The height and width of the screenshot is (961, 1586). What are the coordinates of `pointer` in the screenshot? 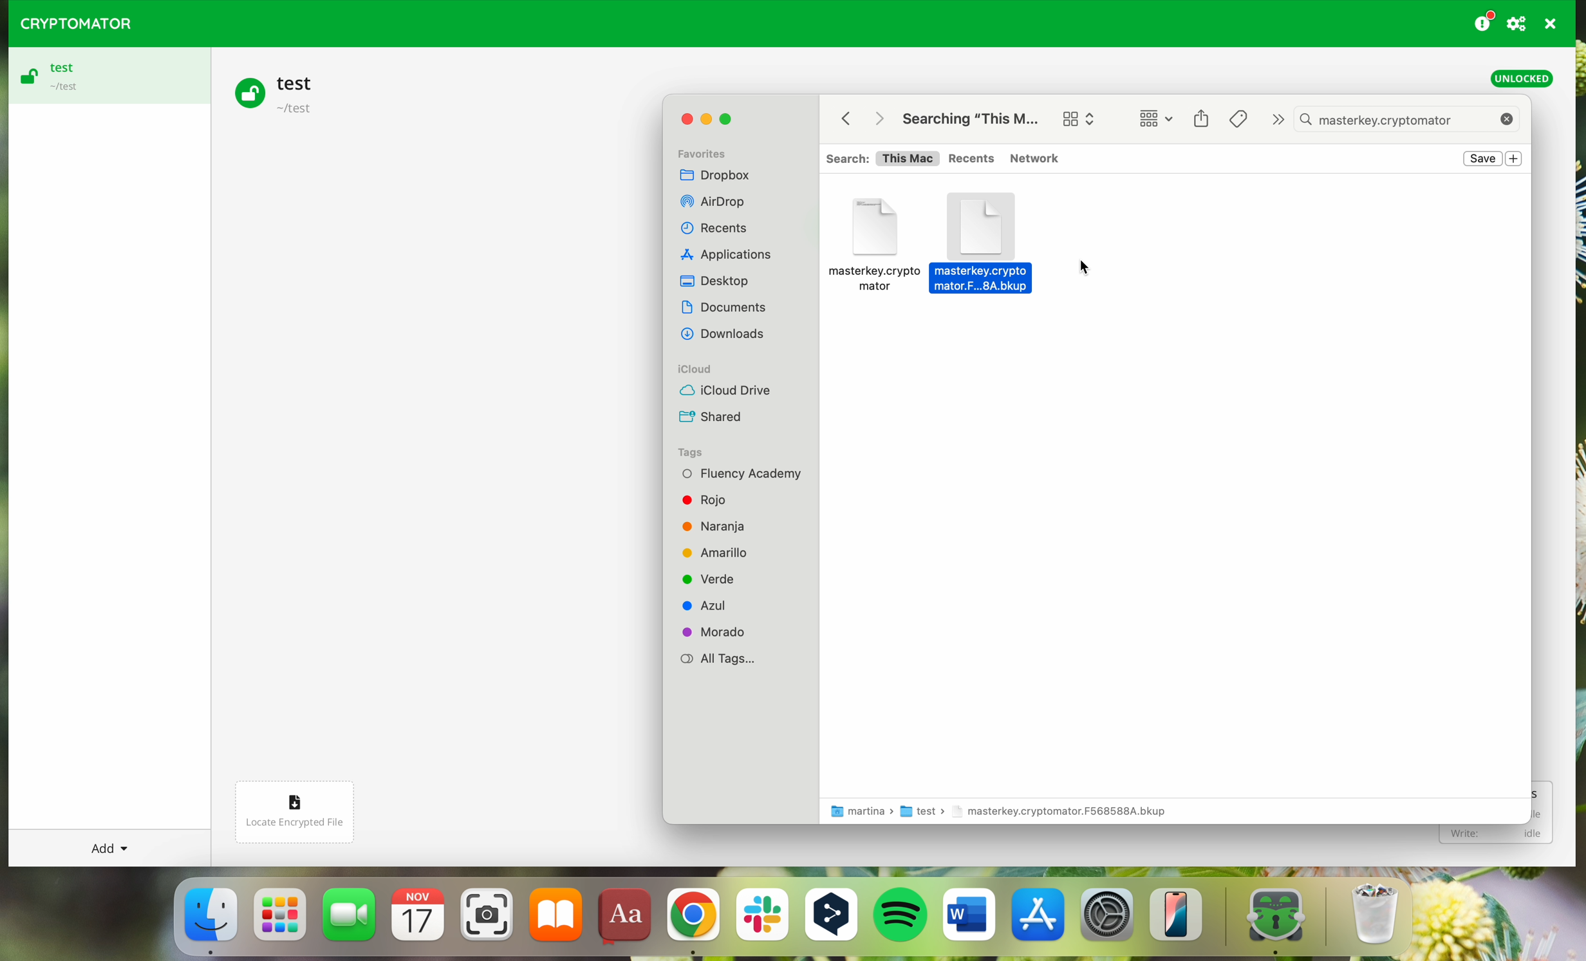 It's located at (1085, 268).